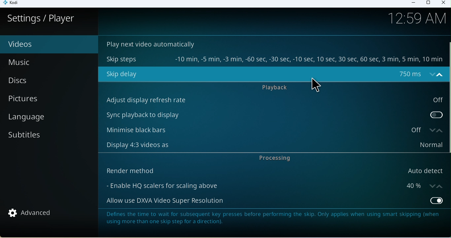  What do you see at coordinates (42, 137) in the screenshot?
I see `Subtitles` at bounding box center [42, 137].